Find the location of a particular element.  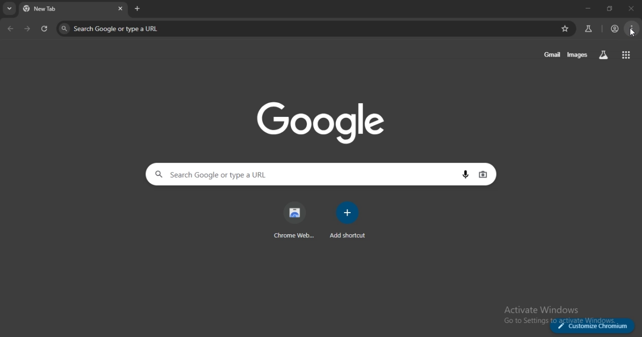

Search Google or type a URL is located at coordinates (306, 175).